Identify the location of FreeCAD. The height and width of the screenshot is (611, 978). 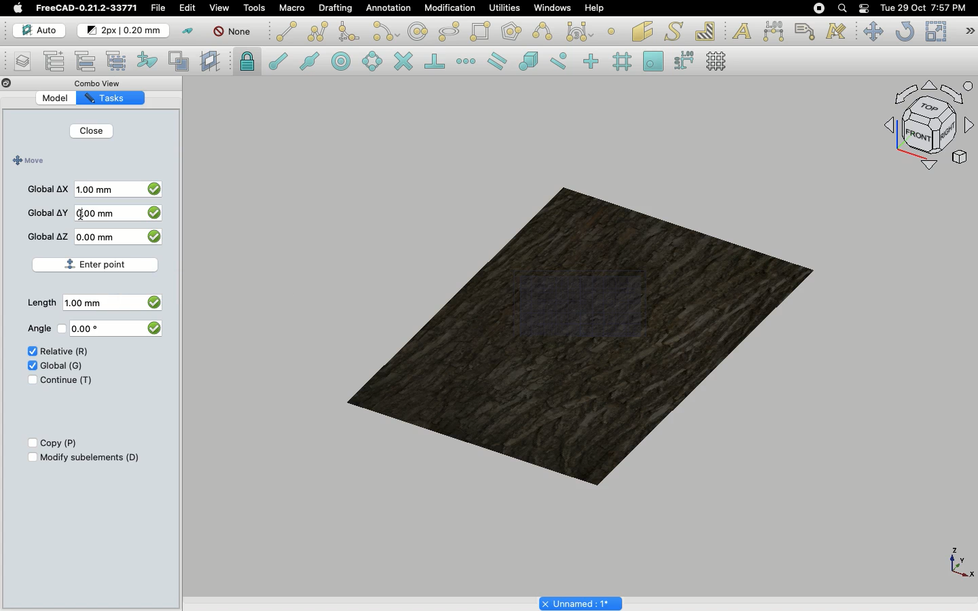
(88, 8).